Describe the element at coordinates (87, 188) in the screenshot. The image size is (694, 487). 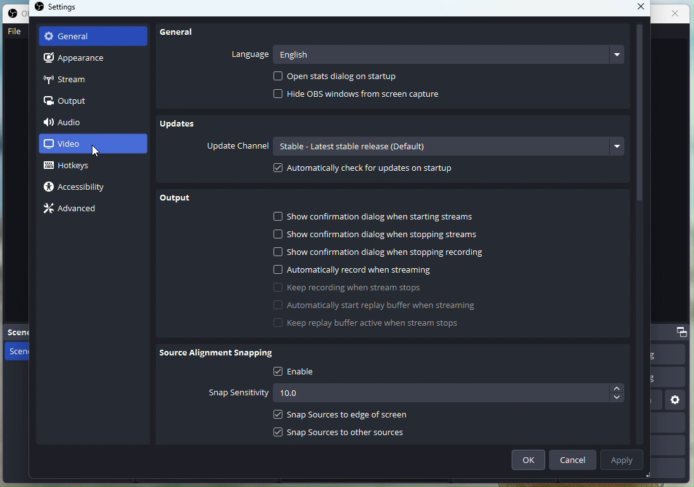
I see `Accesibility` at that location.